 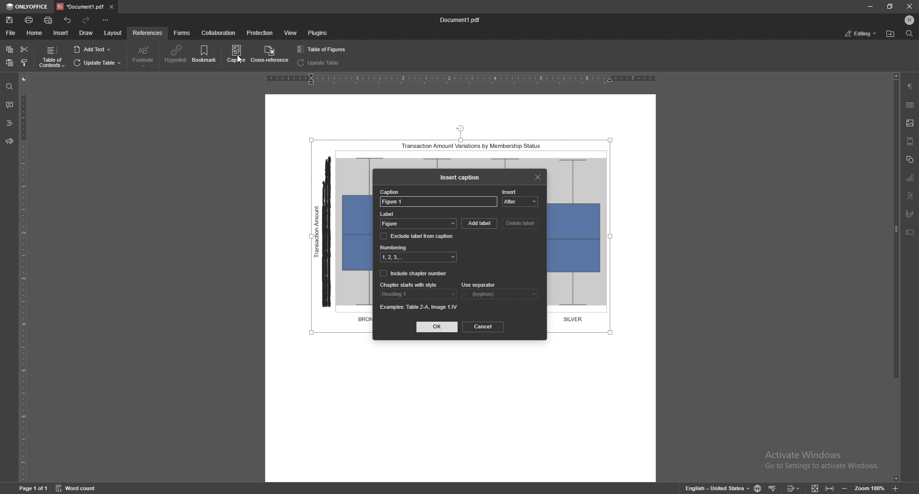 What do you see at coordinates (176, 54) in the screenshot?
I see `hyperlink` at bounding box center [176, 54].